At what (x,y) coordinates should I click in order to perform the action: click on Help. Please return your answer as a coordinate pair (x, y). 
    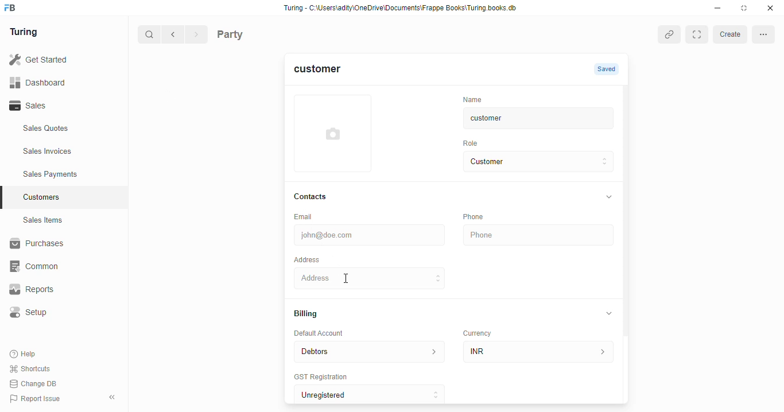
    Looking at the image, I should click on (24, 355).